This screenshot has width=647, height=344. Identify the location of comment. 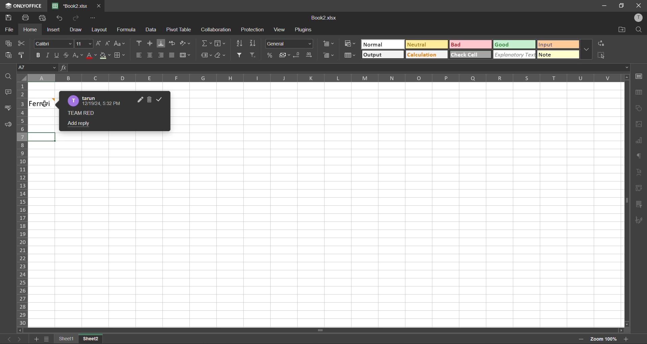
(87, 114).